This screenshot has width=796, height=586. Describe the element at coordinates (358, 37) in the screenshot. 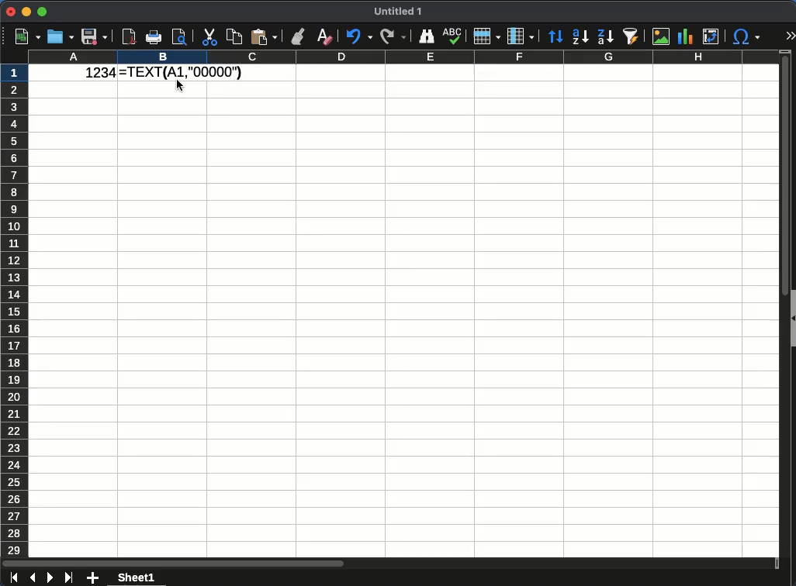

I see `undo` at that location.